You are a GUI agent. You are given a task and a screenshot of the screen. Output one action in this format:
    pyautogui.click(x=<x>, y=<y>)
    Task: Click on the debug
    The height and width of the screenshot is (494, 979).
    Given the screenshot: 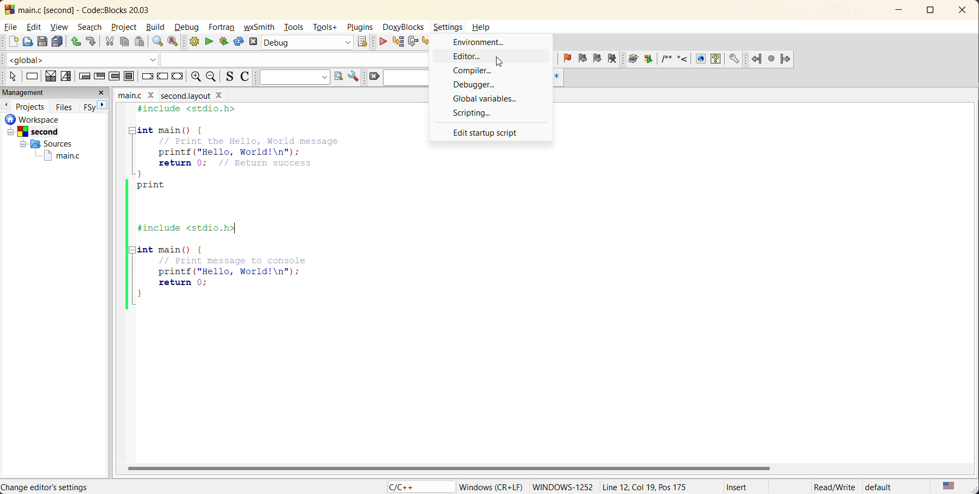 What is the action you would take?
    pyautogui.click(x=187, y=28)
    